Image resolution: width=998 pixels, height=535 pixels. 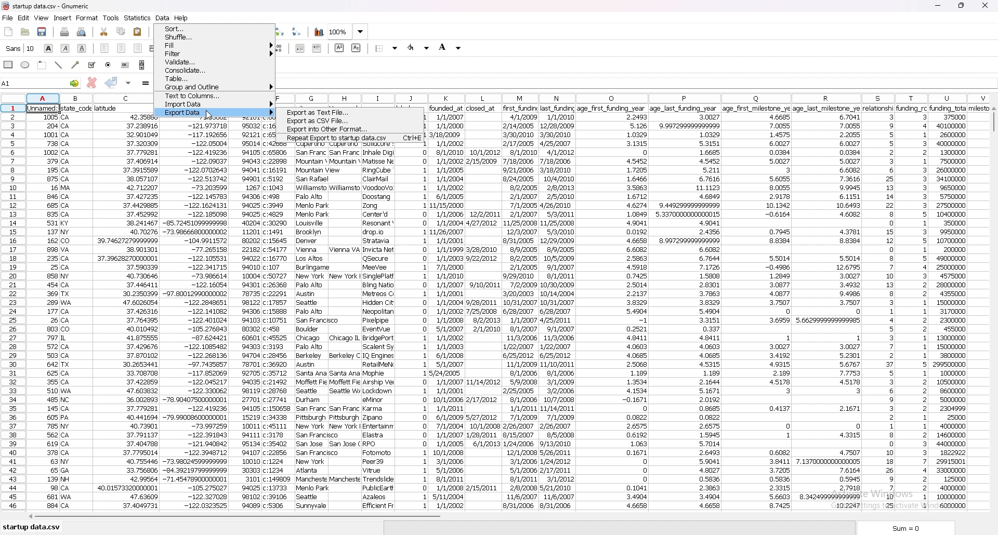 What do you see at coordinates (482, 305) in the screenshot?
I see `data` at bounding box center [482, 305].